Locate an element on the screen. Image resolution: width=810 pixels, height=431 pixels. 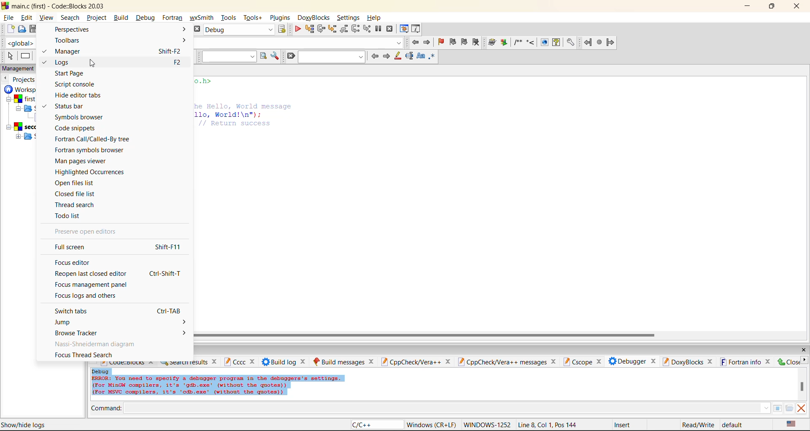
fortran is located at coordinates (172, 19).